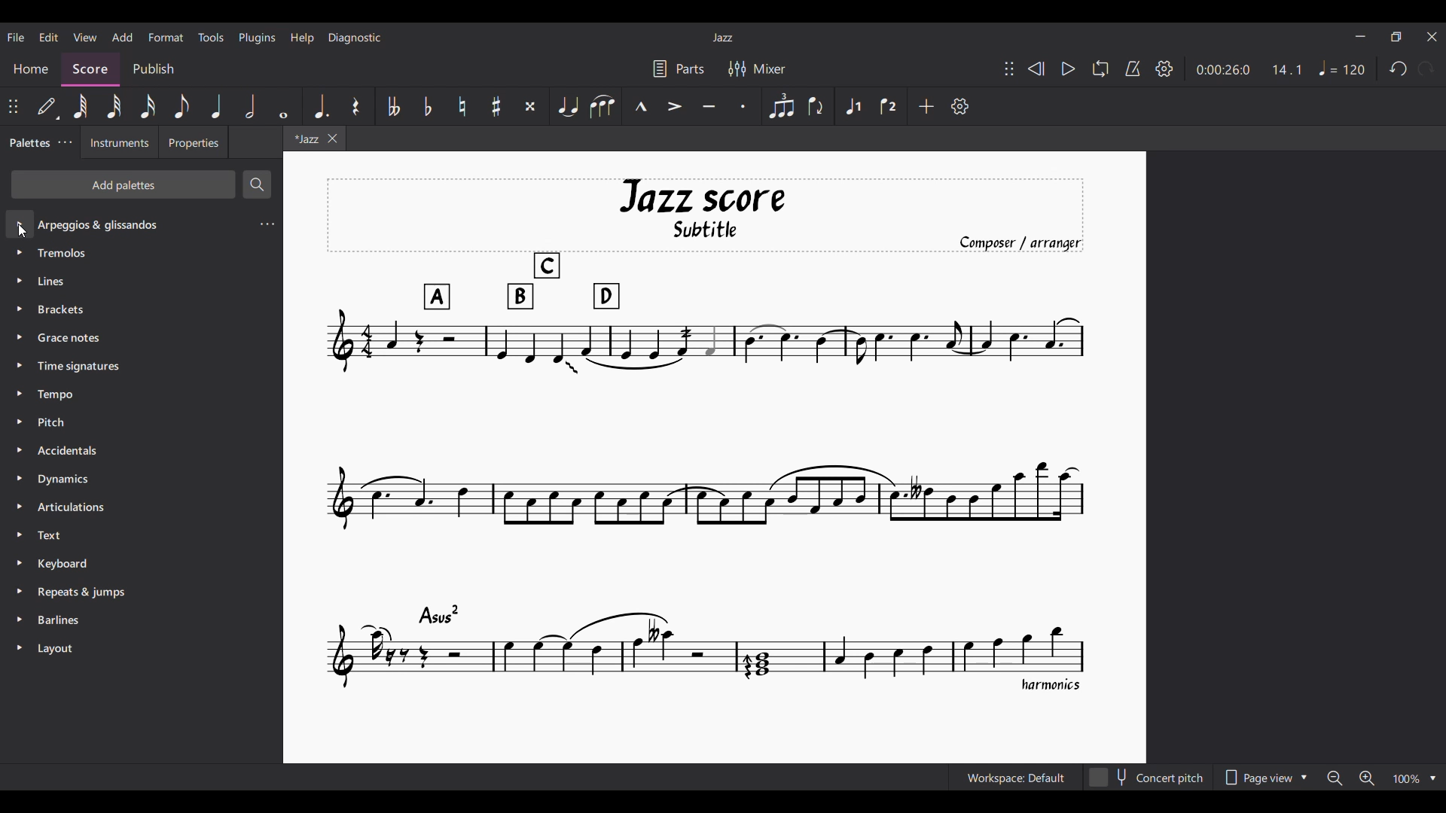  I want to click on Whole note, so click(284, 106).